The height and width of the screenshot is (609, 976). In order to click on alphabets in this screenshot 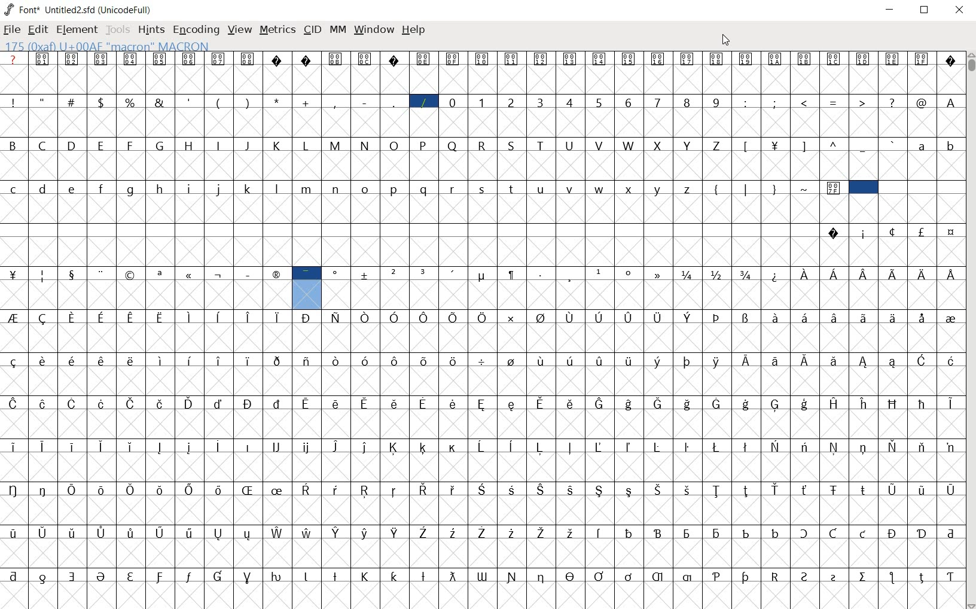, I will do `click(365, 159)`.